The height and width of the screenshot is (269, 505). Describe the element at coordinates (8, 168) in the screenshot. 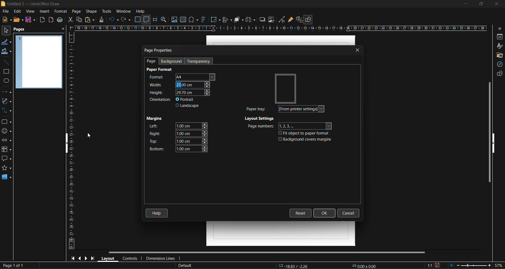

I see `stars and banners` at that location.